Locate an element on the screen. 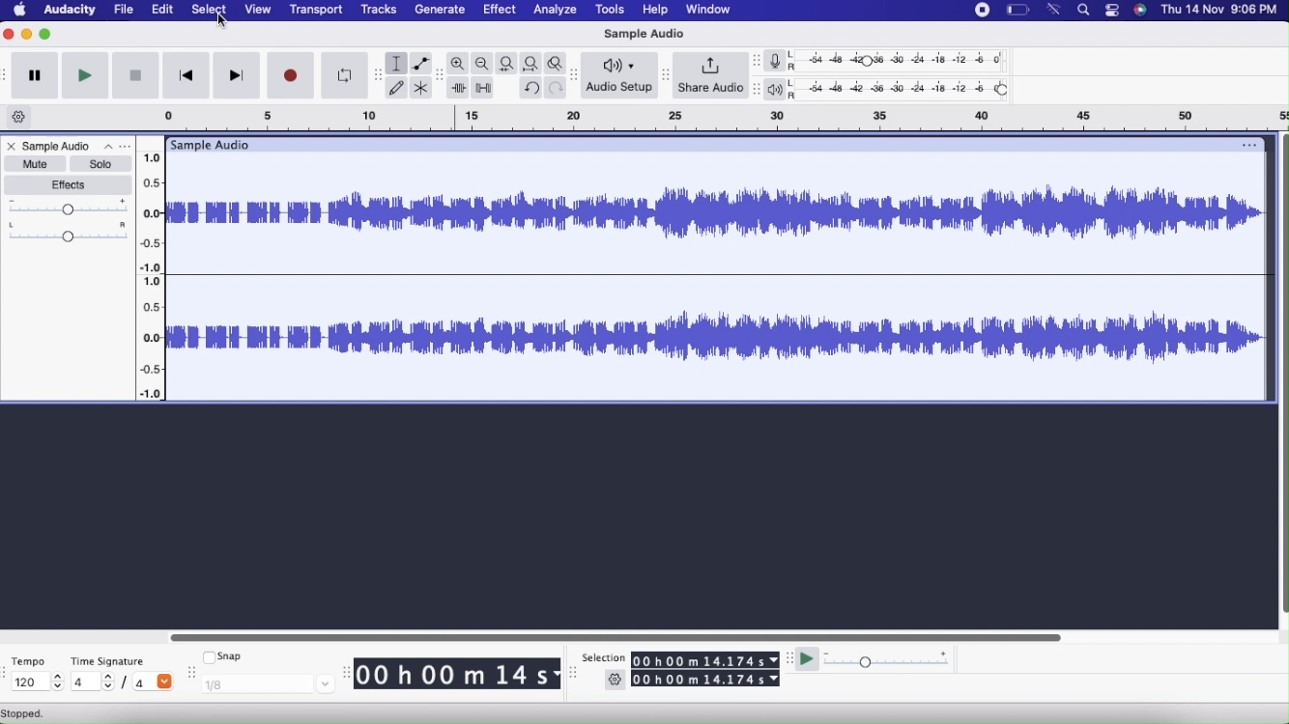 The image size is (1289, 724). Record meter is located at coordinates (781, 60).